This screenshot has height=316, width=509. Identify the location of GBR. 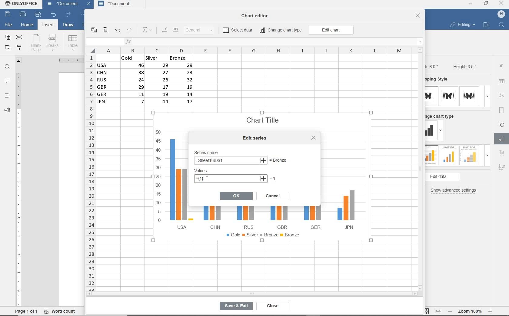
(280, 218).